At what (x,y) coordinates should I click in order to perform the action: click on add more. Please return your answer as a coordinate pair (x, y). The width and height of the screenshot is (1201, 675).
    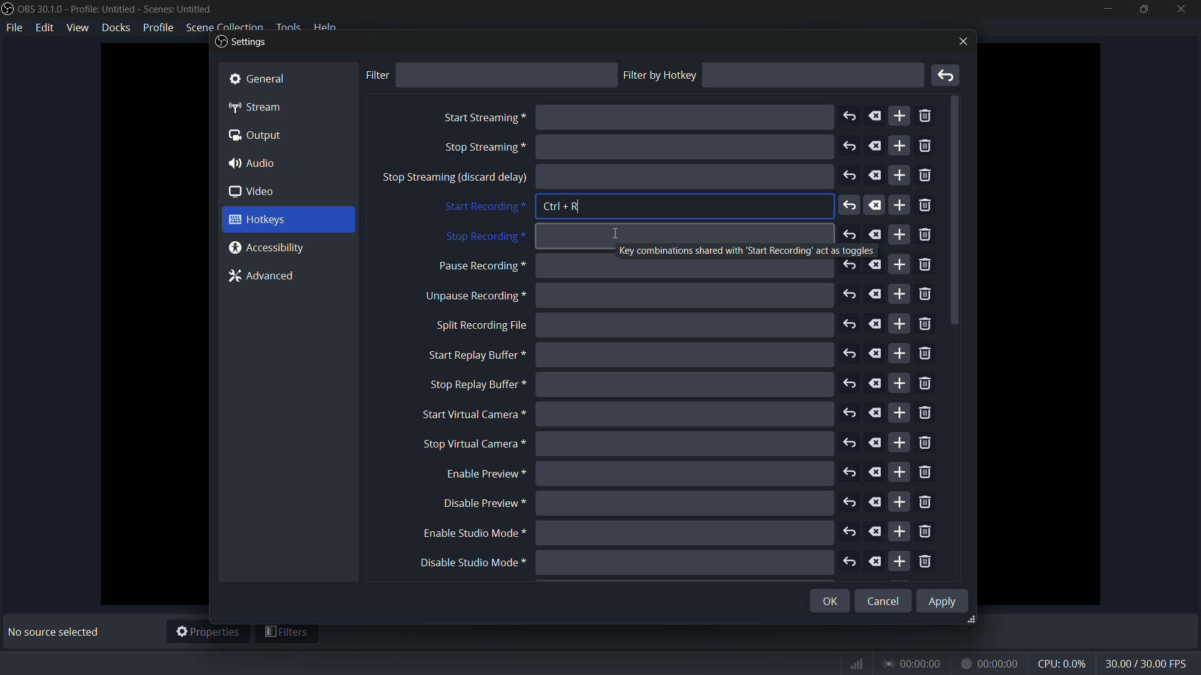
    Looking at the image, I should click on (900, 502).